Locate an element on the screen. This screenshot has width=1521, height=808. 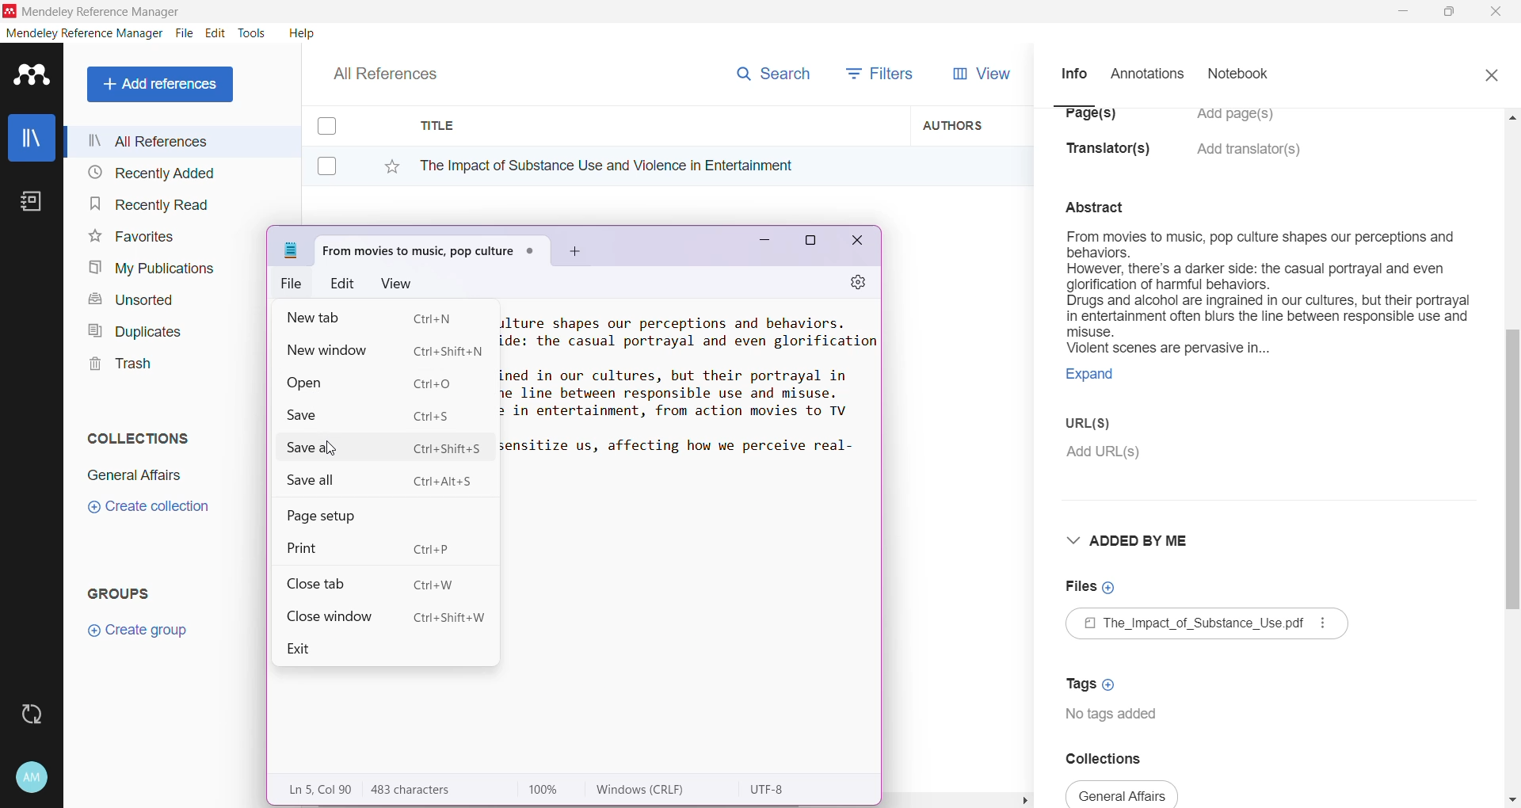
Title is located at coordinates (658, 126).